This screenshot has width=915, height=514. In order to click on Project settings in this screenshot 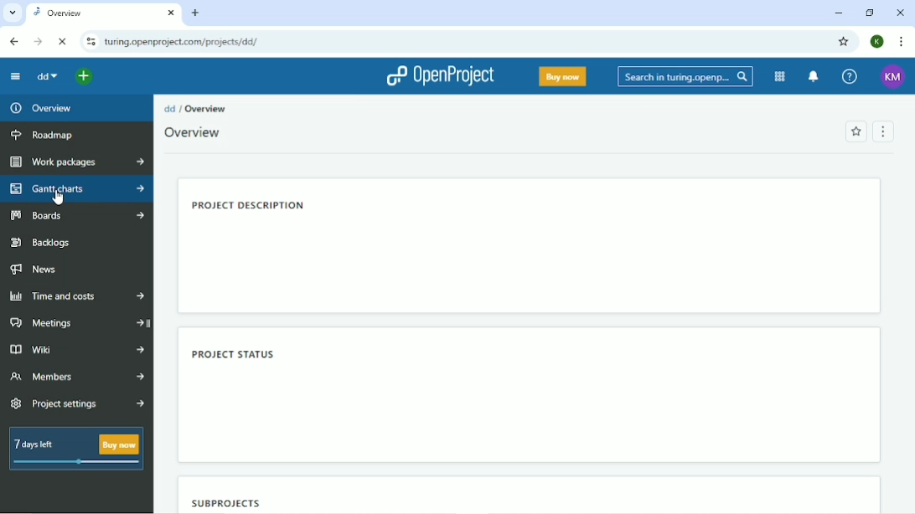, I will do `click(80, 403)`.